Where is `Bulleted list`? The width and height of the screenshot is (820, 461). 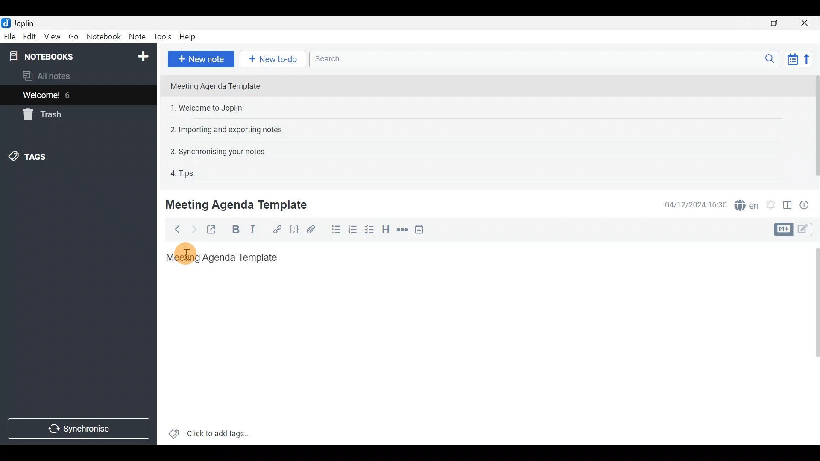
Bulleted list is located at coordinates (335, 230).